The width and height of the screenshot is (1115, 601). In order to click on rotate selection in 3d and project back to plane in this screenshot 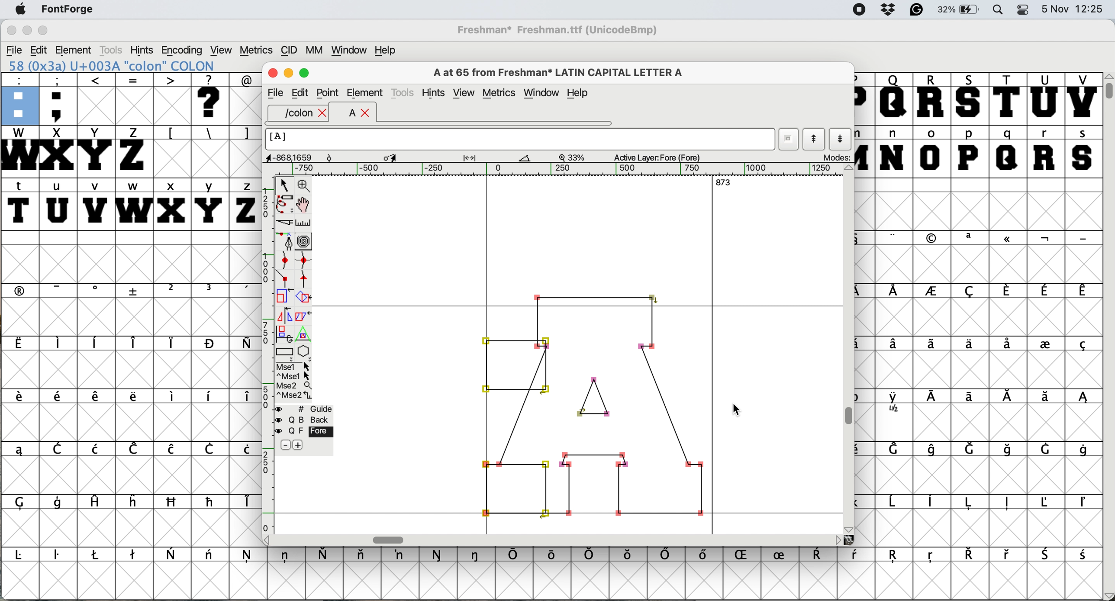, I will do `click(284, 330)`.